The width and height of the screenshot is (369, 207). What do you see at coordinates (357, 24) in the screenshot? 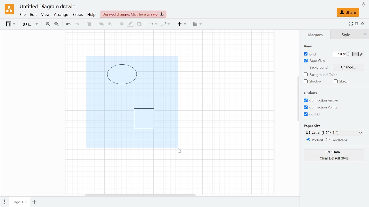
I see `Format` at bounding box center [357, 24].